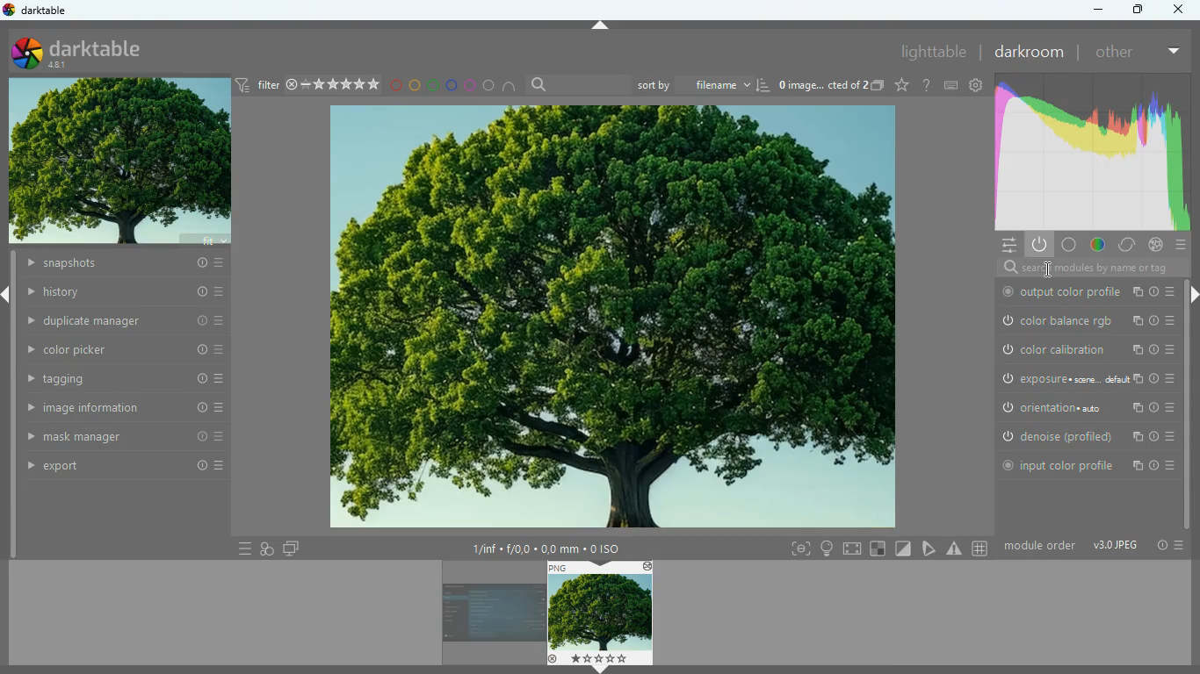 This screenshot has width=1200, height=674. I want to click on color picker, so click(126, 350).